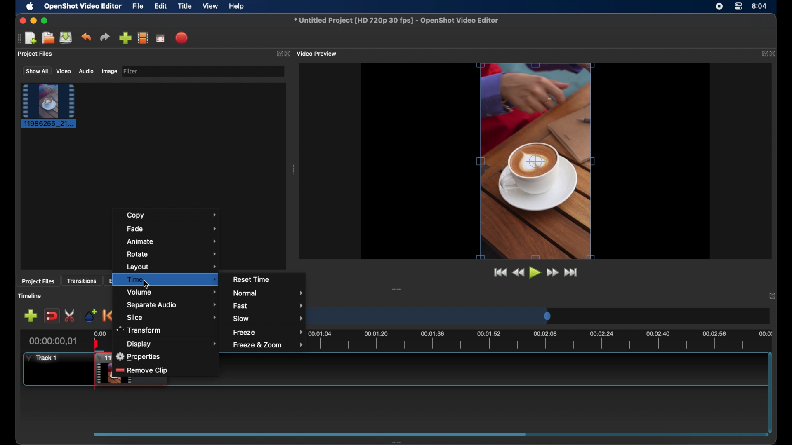  I want to click on play , so click(534, 272).